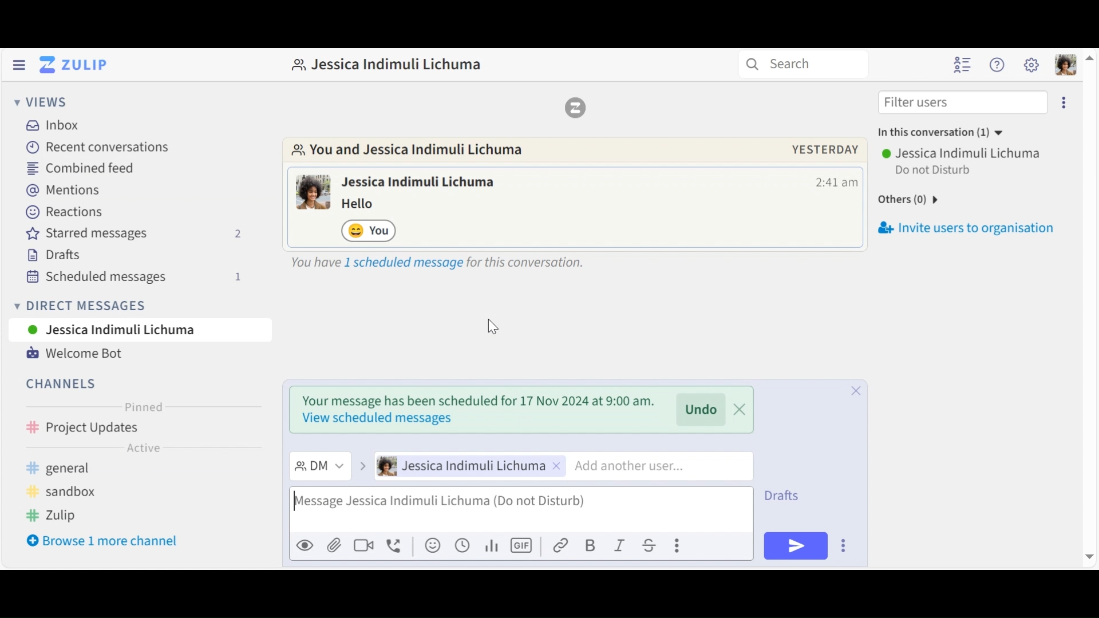  What do you see at coordinates (53, 125) in the screenshot?
I see `Inbox` at bounding box center [53, 125].